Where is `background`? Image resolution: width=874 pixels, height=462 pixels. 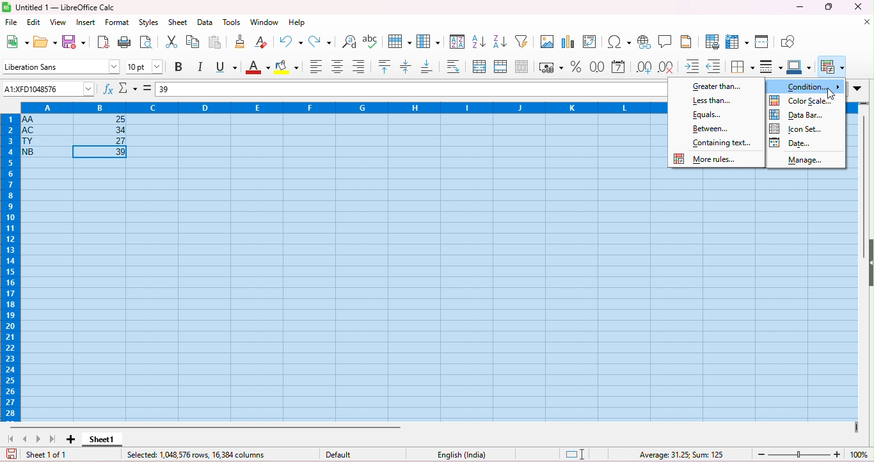
background is located at coordinates (287, 68).